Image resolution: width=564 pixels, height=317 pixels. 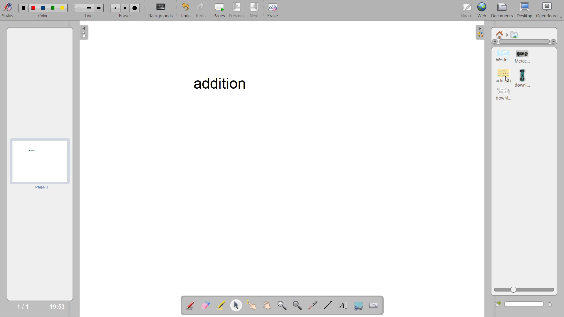 I want to click on image 5, so click(x=504, y=95).